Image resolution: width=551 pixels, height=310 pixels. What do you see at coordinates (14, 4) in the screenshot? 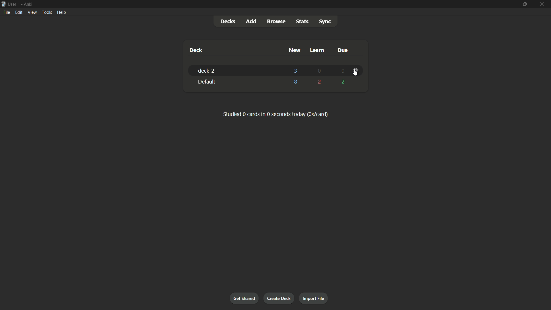
I see `user 1` at bounding box center [14, 4].